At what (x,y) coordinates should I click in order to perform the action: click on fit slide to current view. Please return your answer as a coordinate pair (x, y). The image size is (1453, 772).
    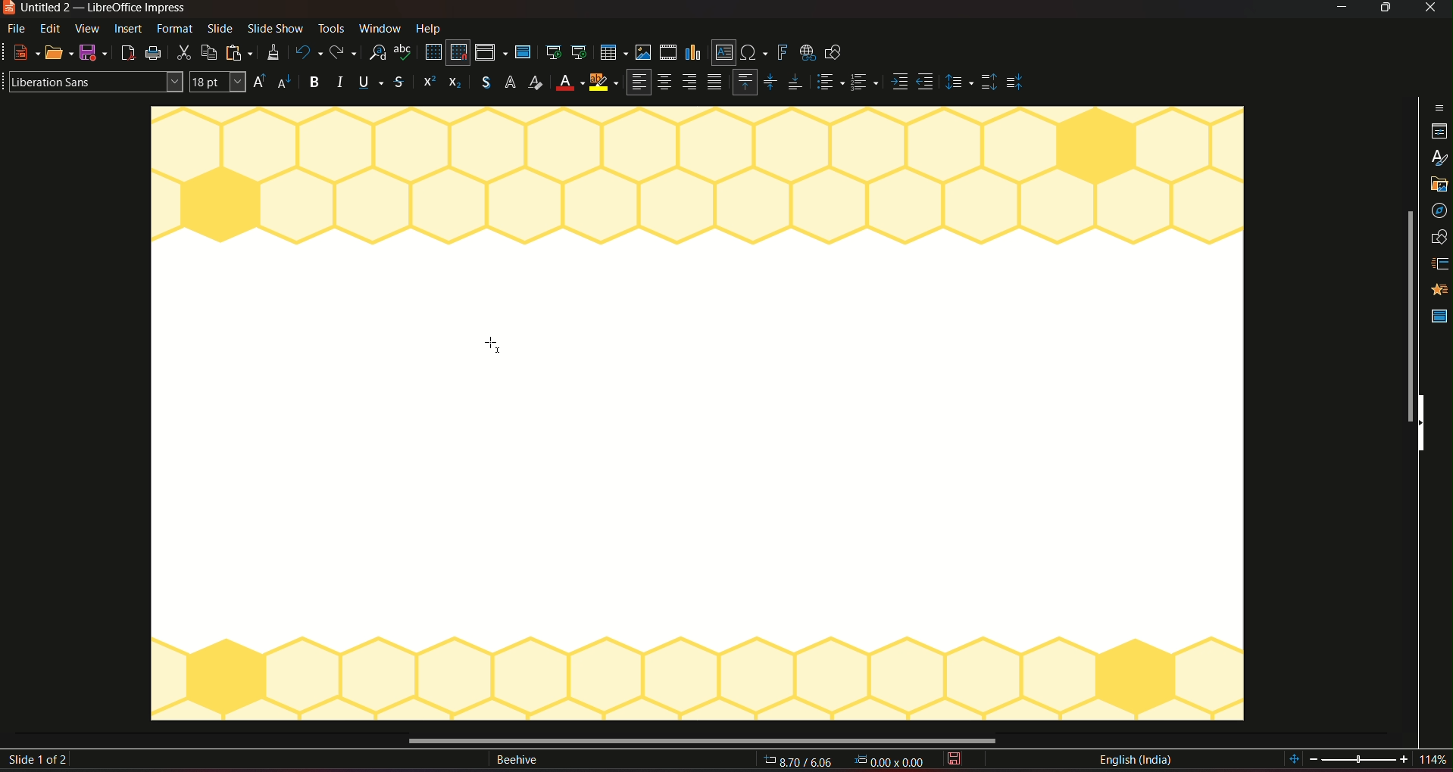
    Looking at the image, I should click on (1295, 760).